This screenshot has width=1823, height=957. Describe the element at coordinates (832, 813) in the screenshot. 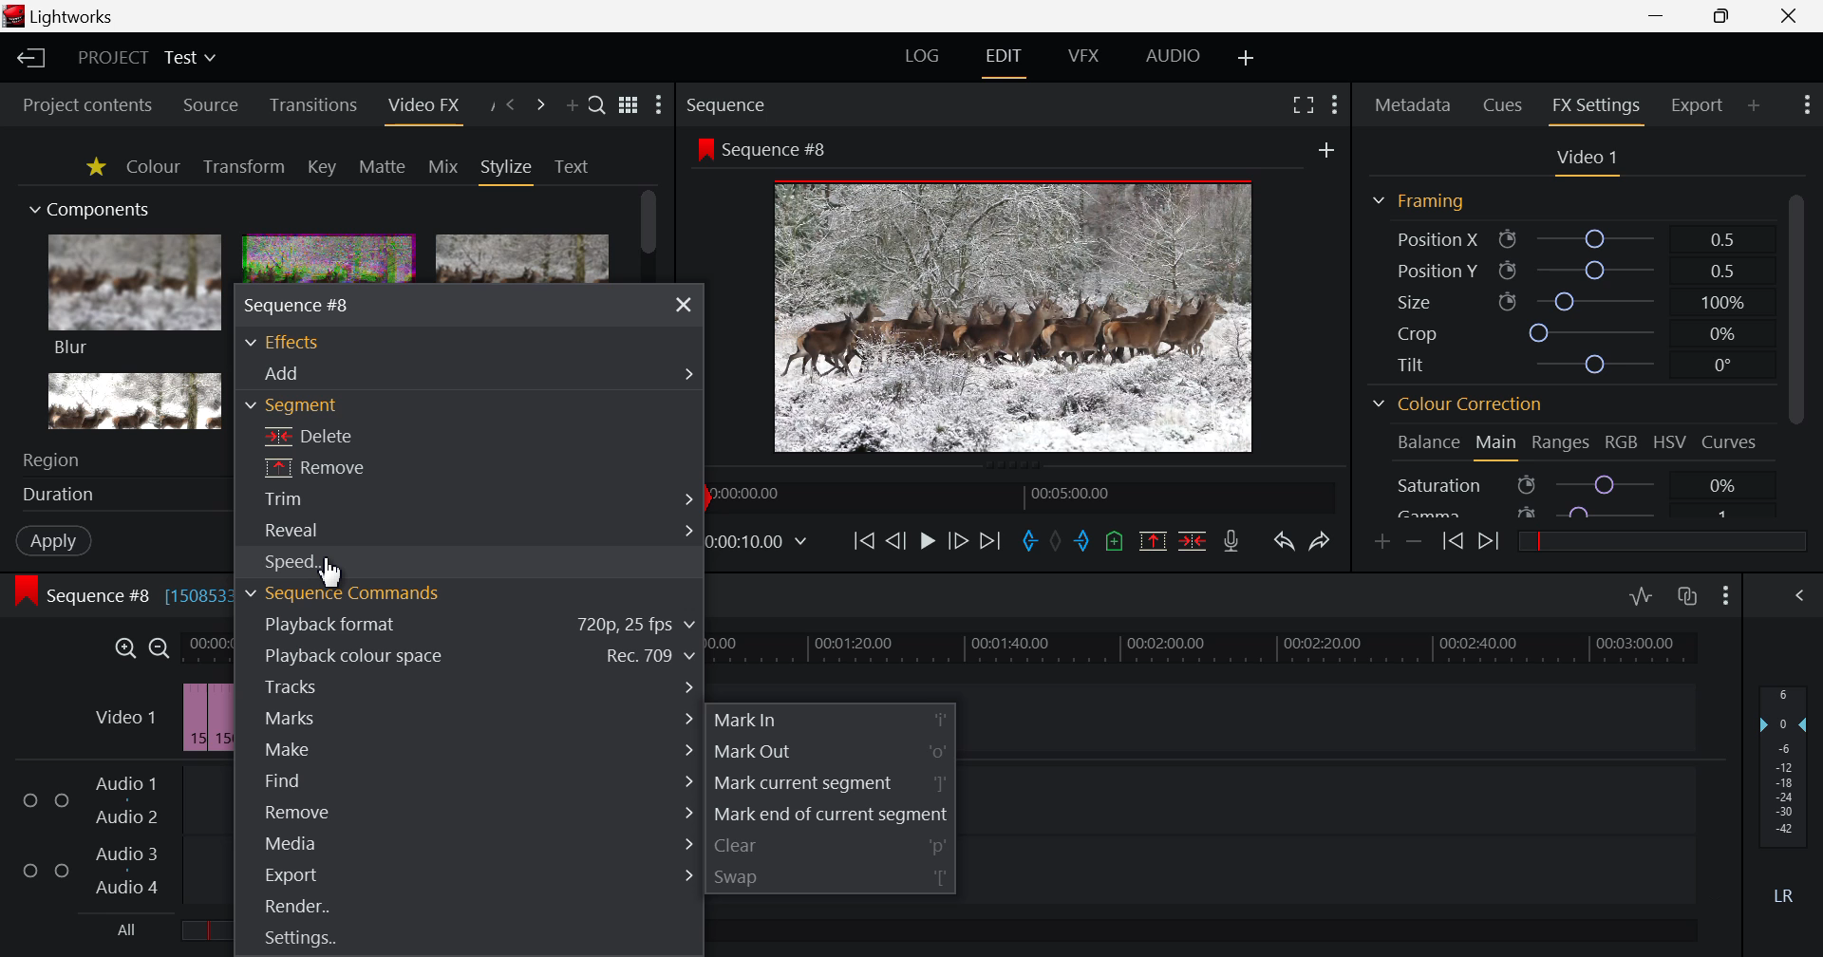

I see `Mark end of current segment` at that location.